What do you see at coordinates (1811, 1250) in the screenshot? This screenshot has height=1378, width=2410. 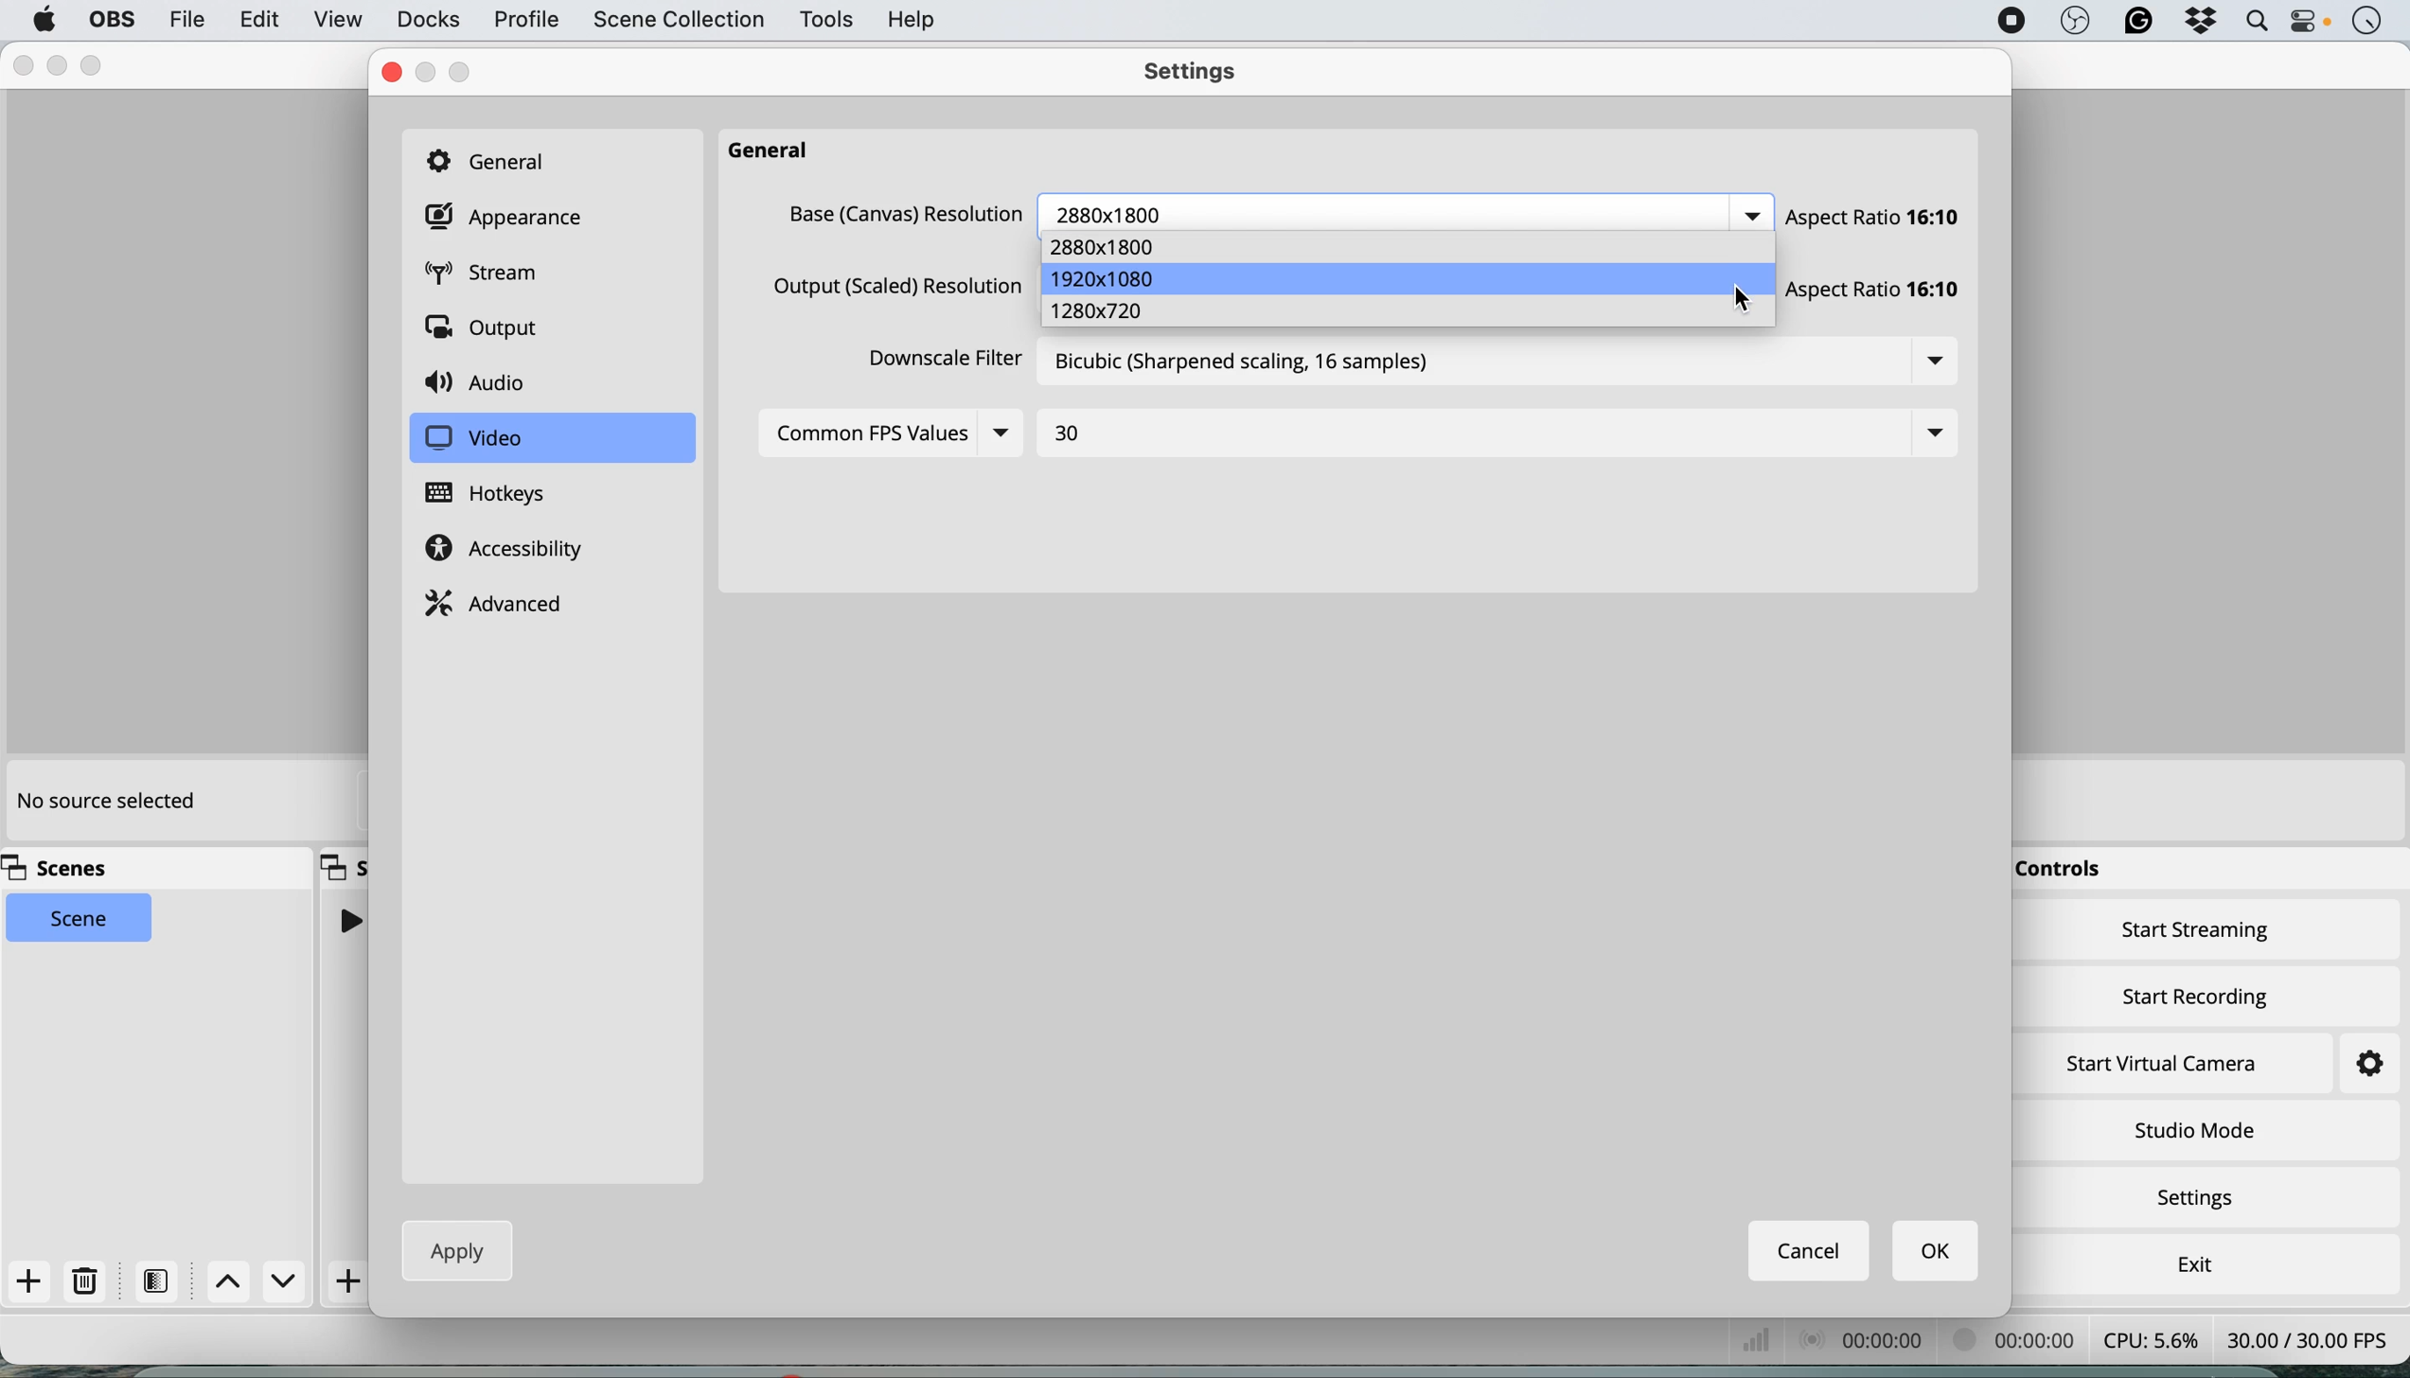 I see `cancel` at bounding box center [1811, 1250].